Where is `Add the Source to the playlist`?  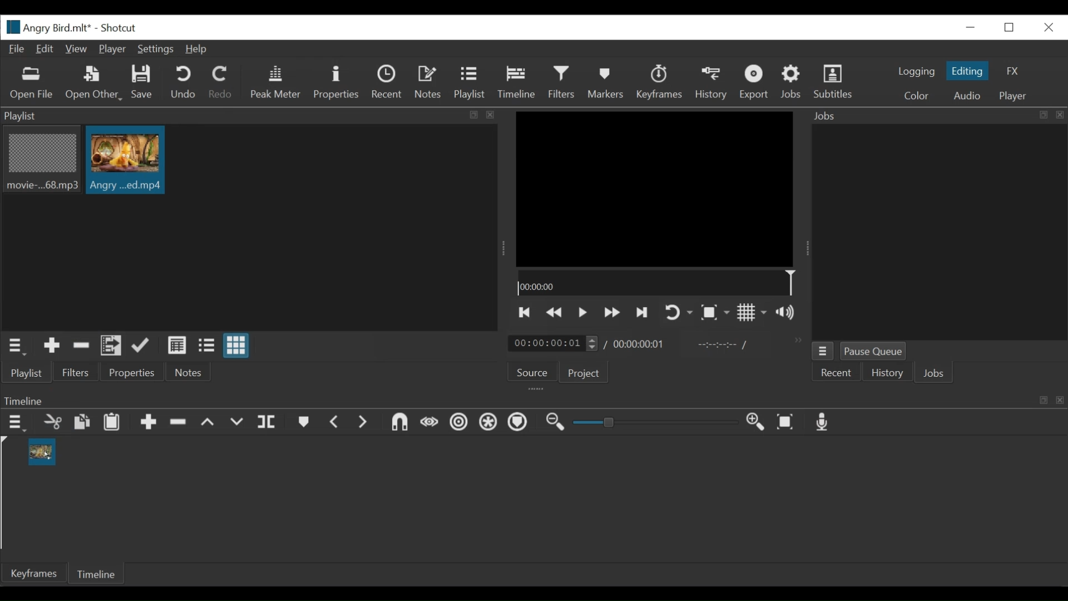
Add the Source to the playlist is located at coordinates (52, 347).